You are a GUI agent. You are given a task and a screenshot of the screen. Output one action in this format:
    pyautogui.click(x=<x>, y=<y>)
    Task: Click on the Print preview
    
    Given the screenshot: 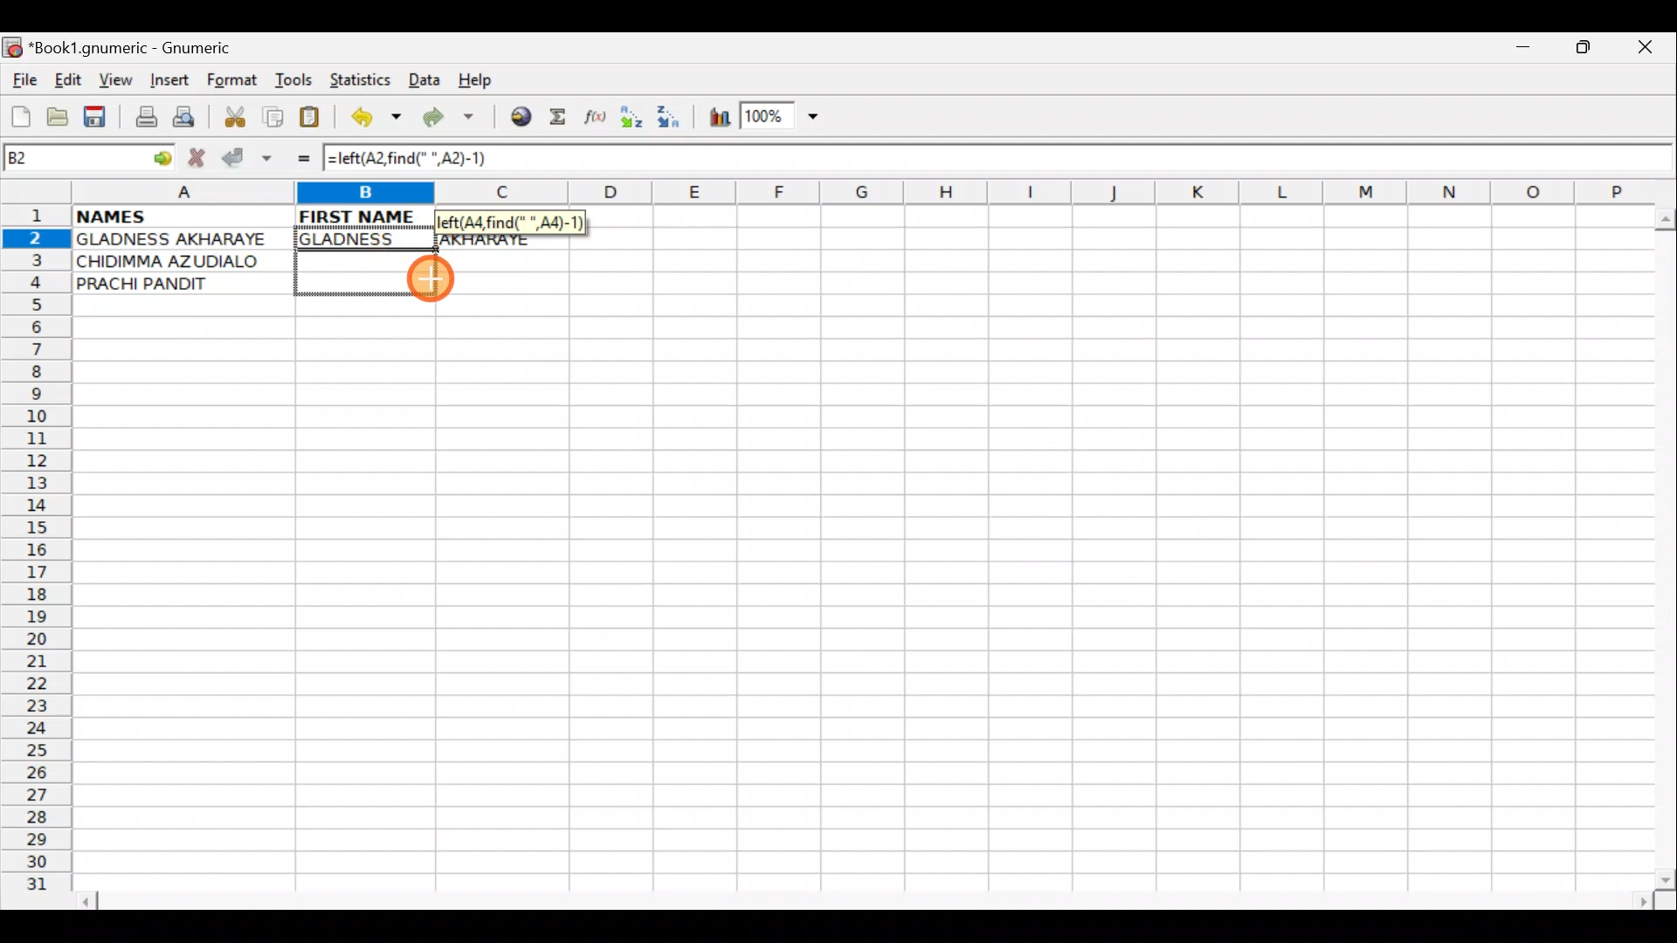 What is the action you would take?
    pyautogui.click(x=184, y=120)
    